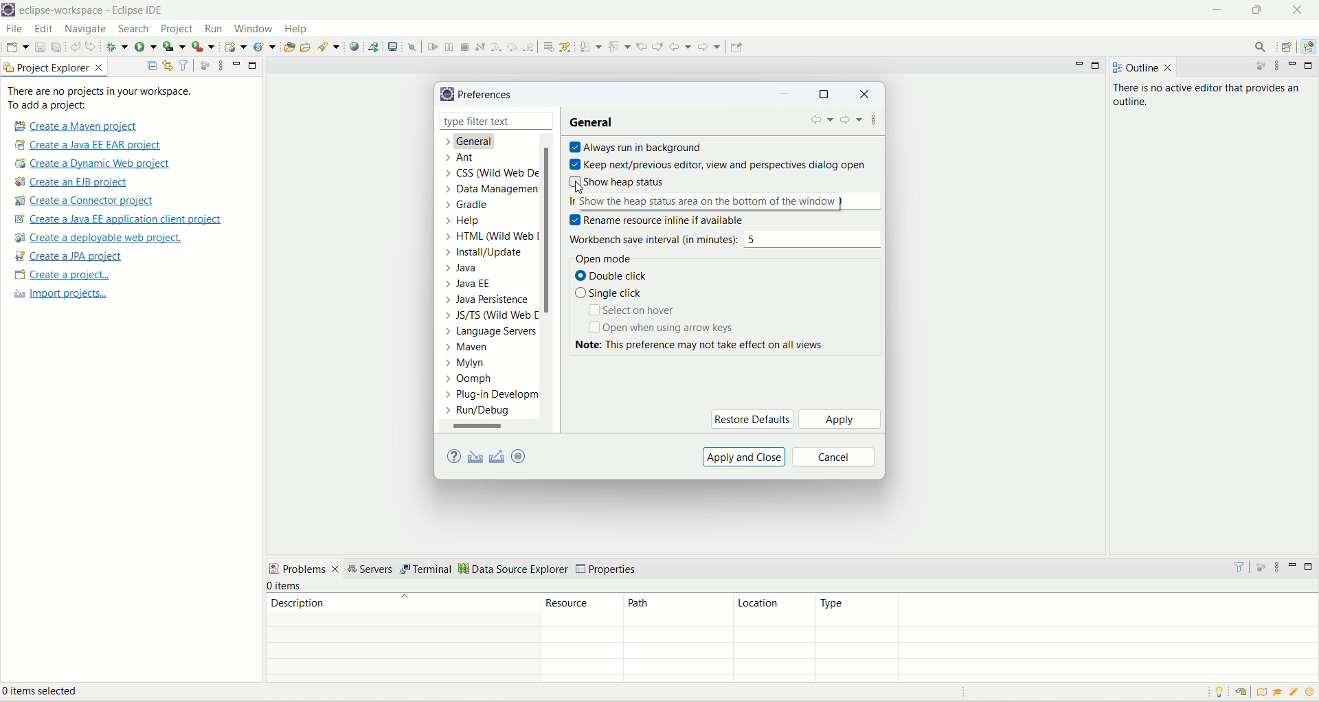 This screenshot has width=1319, height=702. Describe the element at coordinates (174, 45) in the screenshot. I see `coverage` at that location.